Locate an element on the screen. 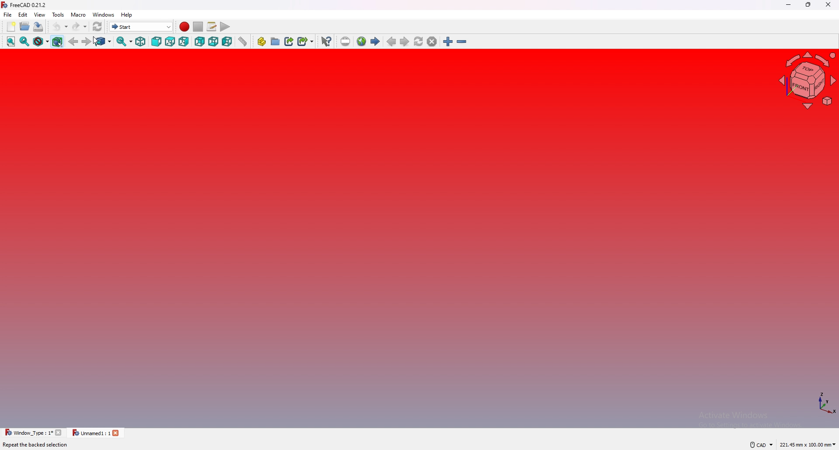 This screenshot has height=450, width=839. measure distance is located at coordinates (243, 41).